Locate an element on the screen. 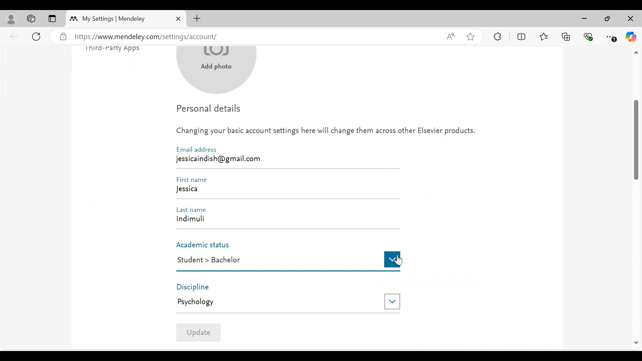  Workspaces is located at coordinates (31, 19).